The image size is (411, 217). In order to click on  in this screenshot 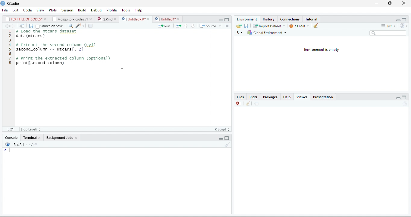, I will do `click(81, 10)`.